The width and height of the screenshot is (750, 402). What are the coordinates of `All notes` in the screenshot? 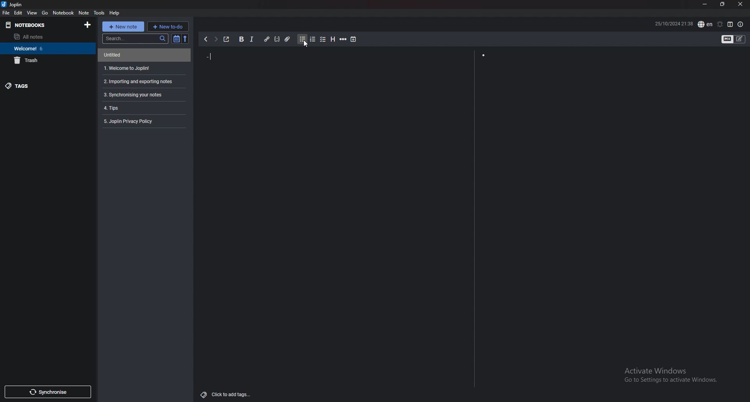 It's located at (28, 37).